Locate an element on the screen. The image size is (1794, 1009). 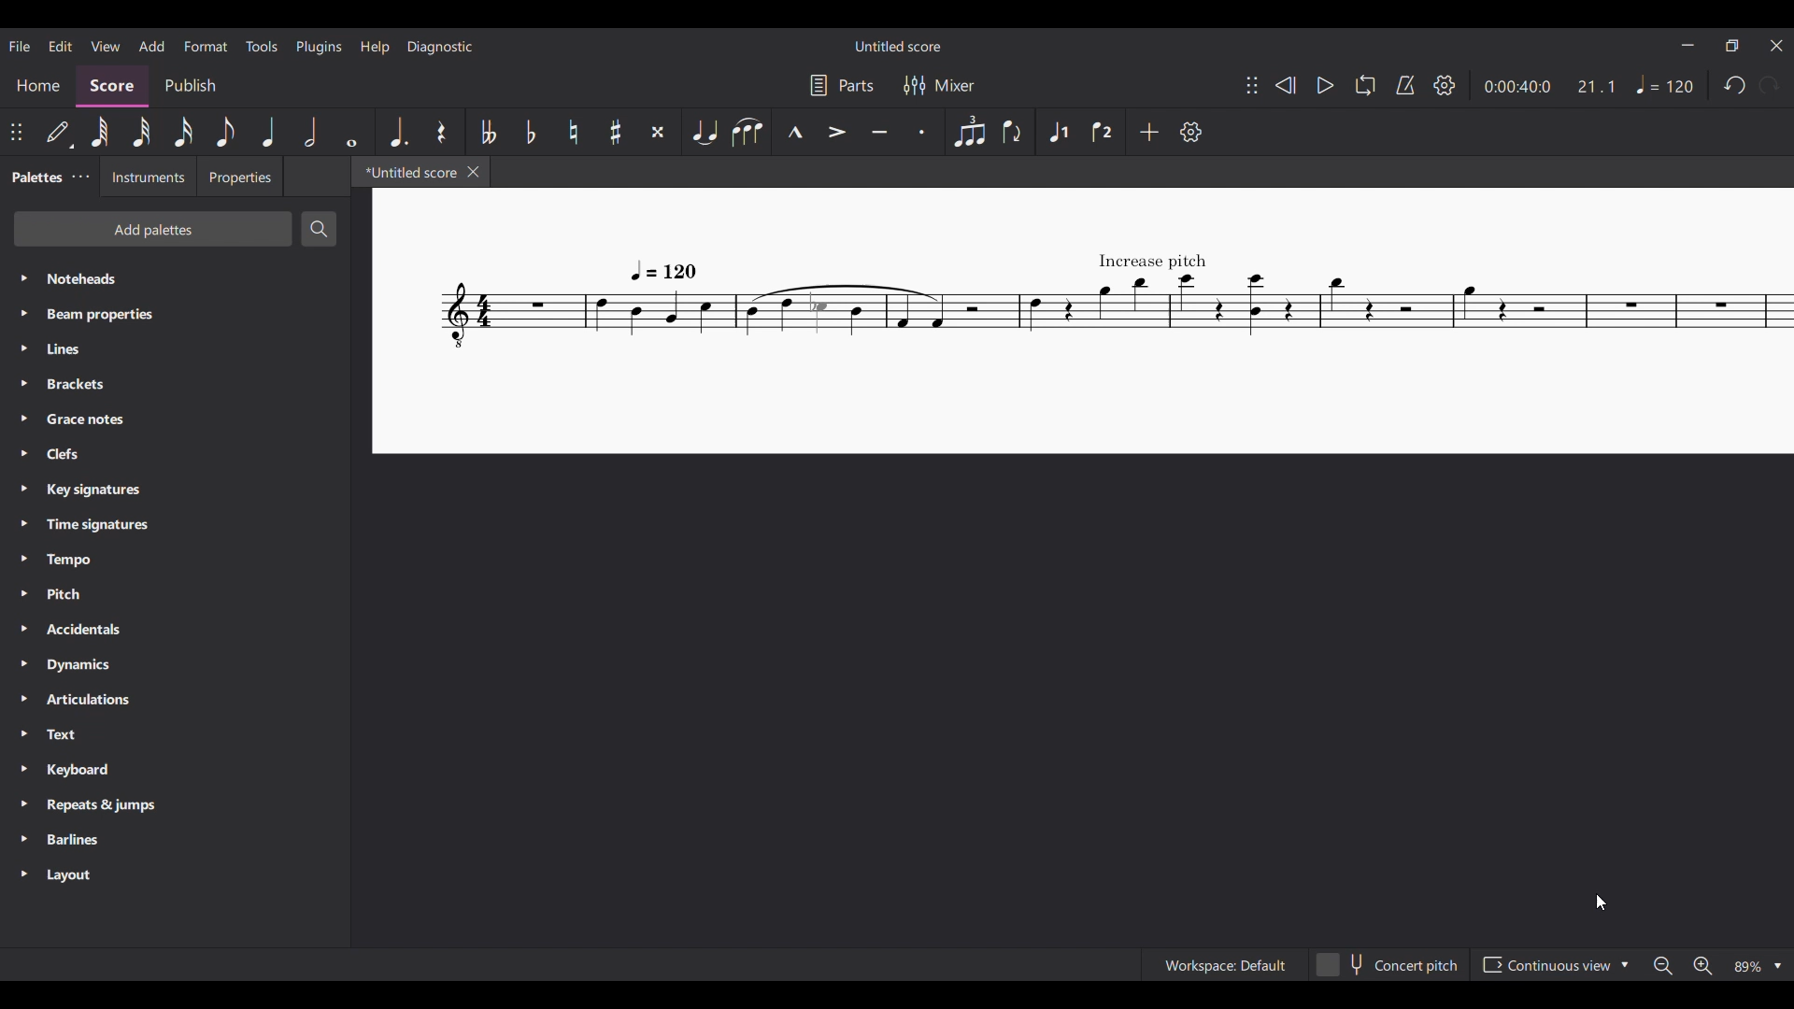
Accidentals is located at coordinates (175, 629).